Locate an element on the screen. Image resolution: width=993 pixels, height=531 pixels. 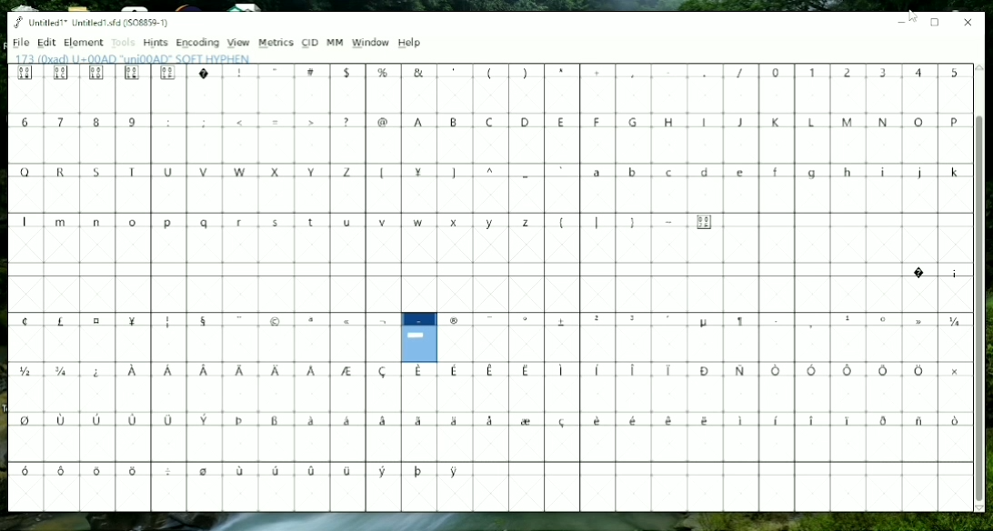
Capital Letters is located at coordinates (226, 173).